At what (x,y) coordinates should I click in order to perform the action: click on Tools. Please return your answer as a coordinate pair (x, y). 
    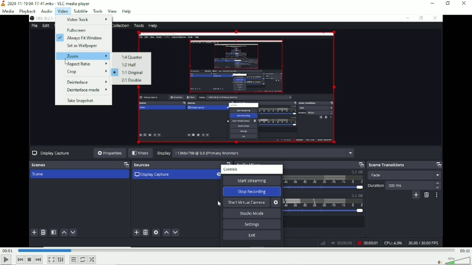
    Looking at the image, I should click on (98, 11).